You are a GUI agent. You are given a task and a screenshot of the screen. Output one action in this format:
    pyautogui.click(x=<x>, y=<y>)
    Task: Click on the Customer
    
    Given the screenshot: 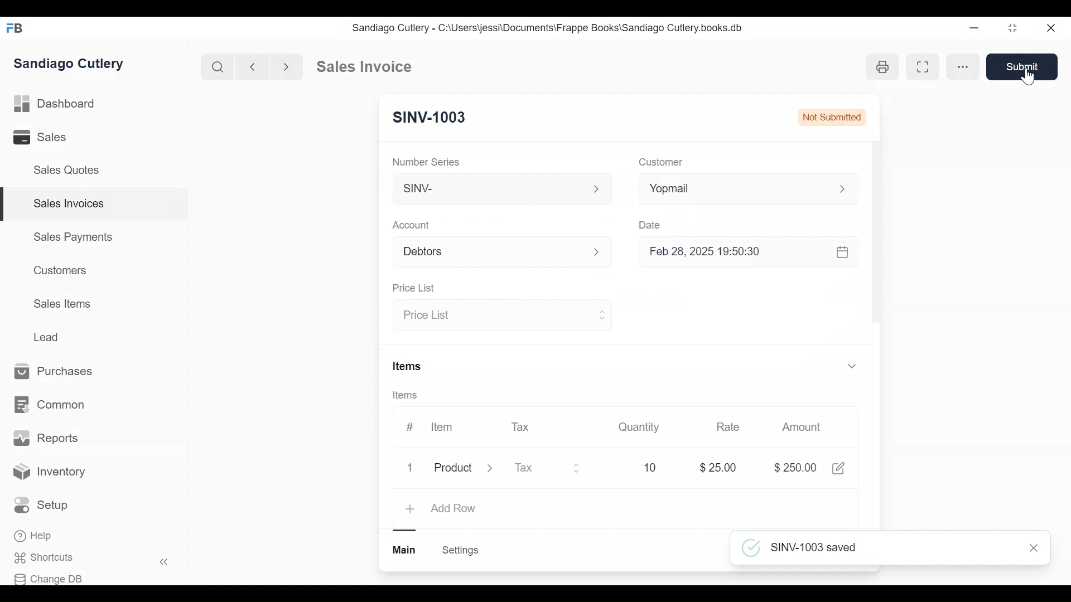 What is the action you would take?
    pyautogui.click(x=659, y=163)
    